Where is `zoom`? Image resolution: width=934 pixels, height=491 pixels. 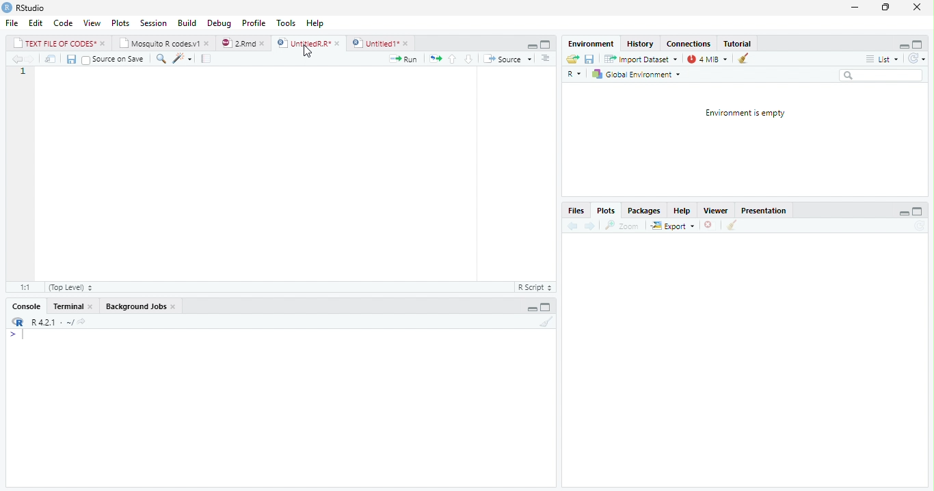 zoom is located at coordinates (625, 226).